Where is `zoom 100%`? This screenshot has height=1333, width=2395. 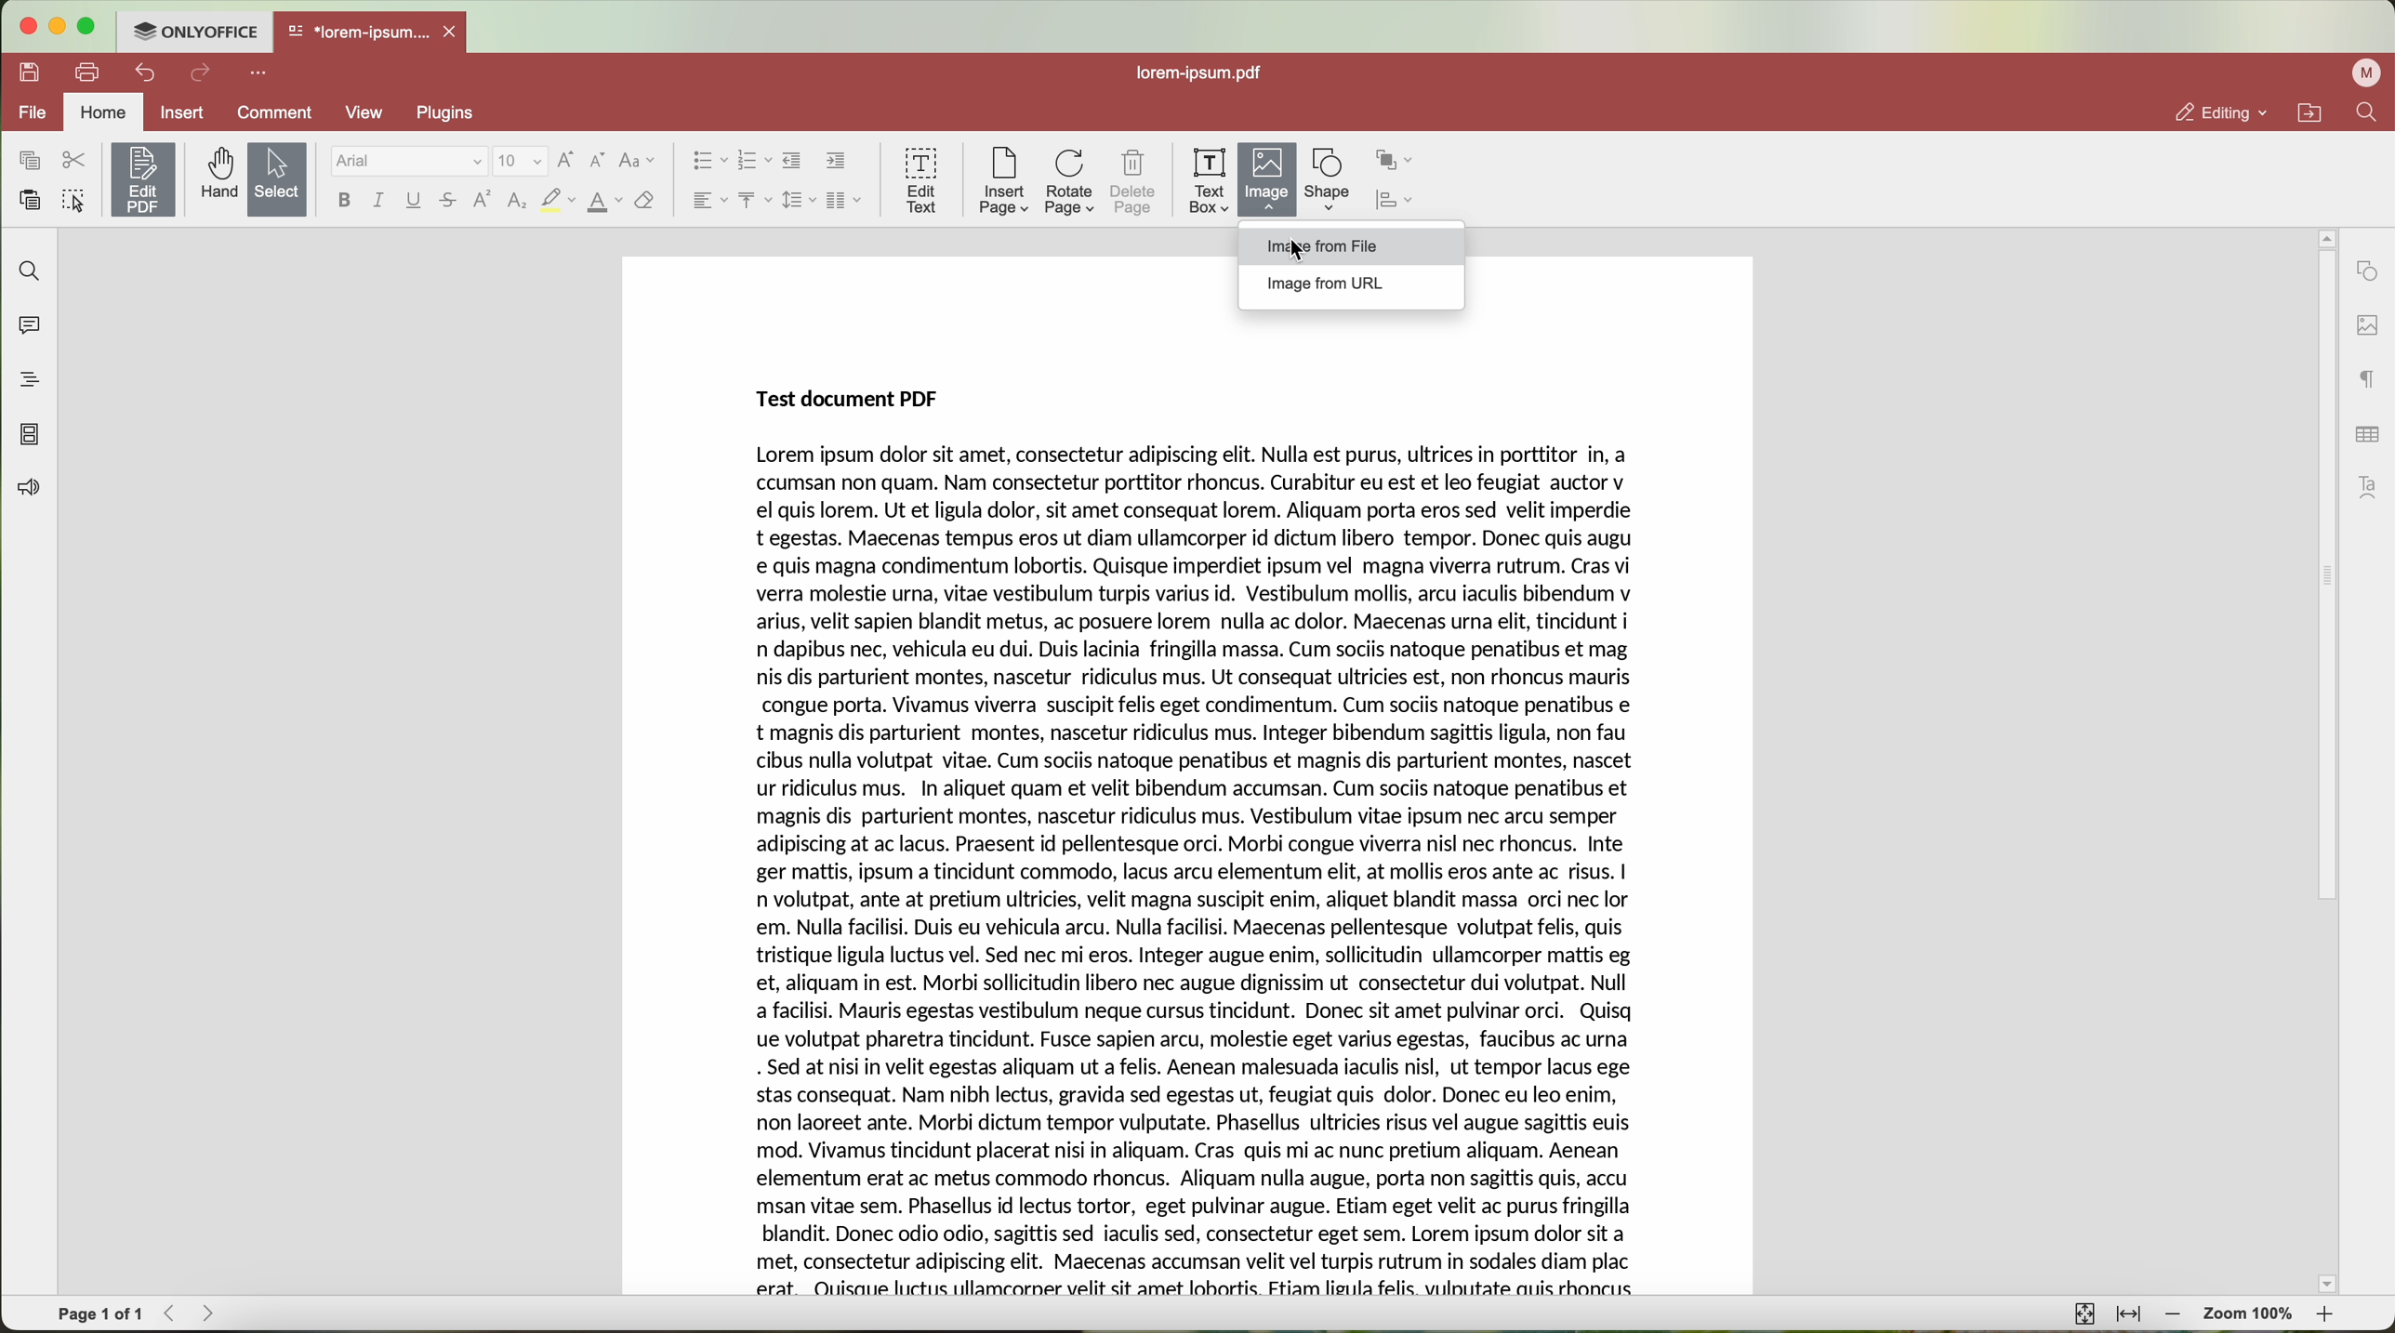
zoom 100% is located at coordinates (2250, 1317).